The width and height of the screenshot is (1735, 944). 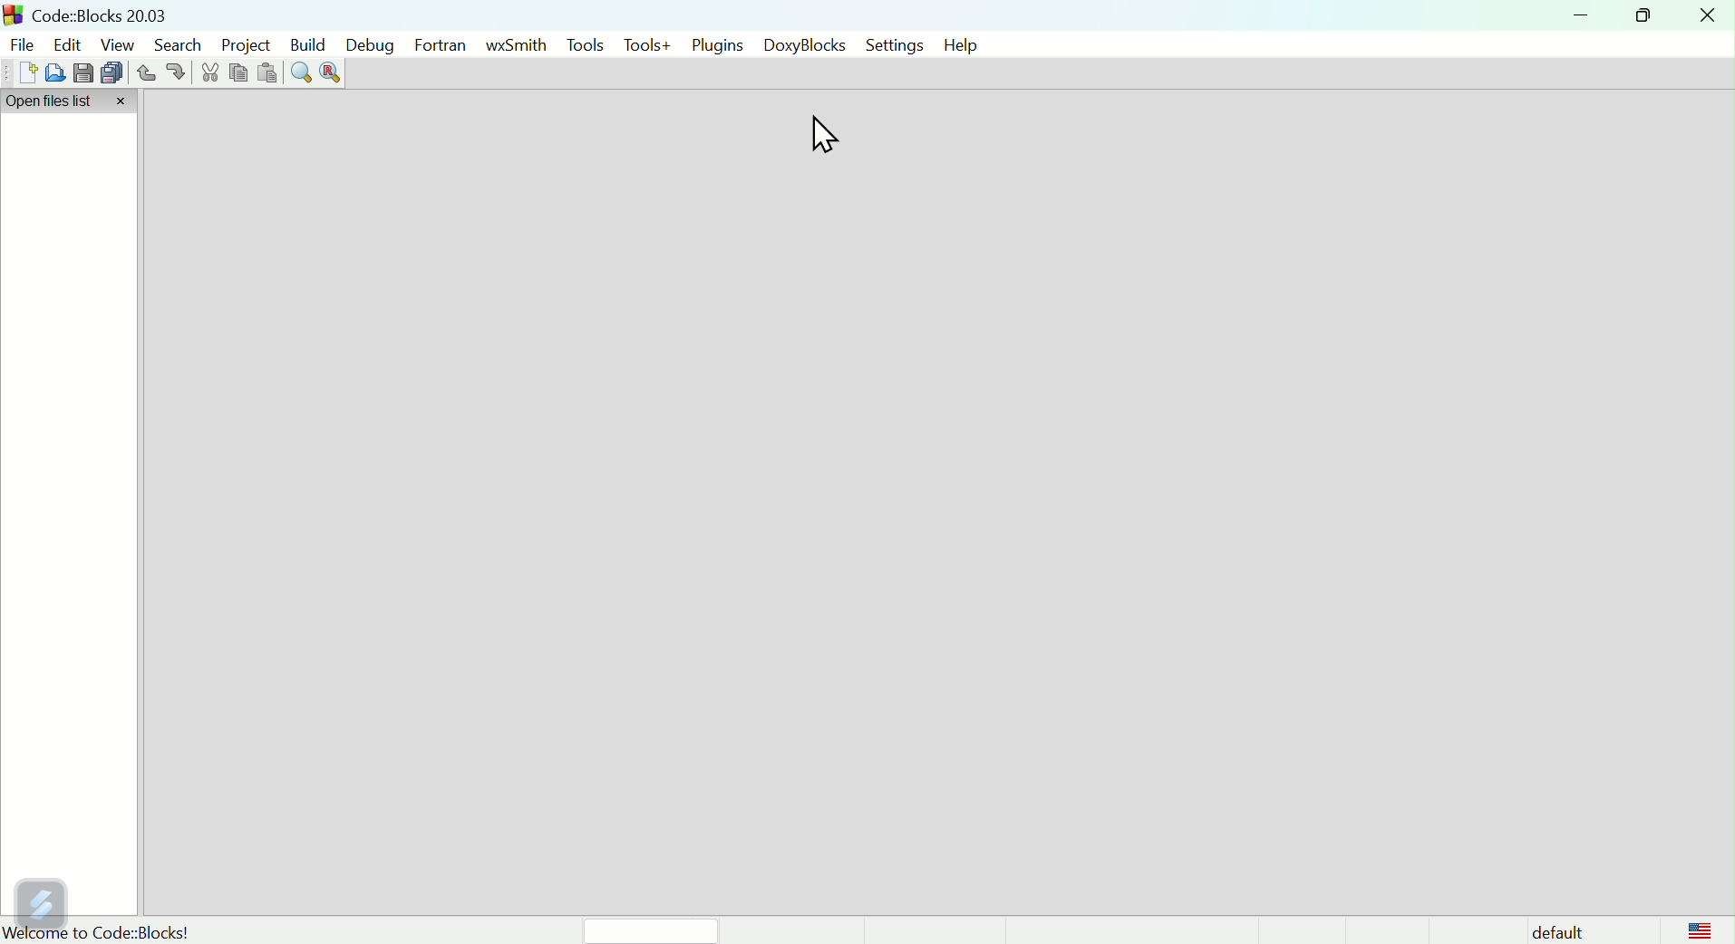 I want to click on plugins, so click(x=719, y=47).